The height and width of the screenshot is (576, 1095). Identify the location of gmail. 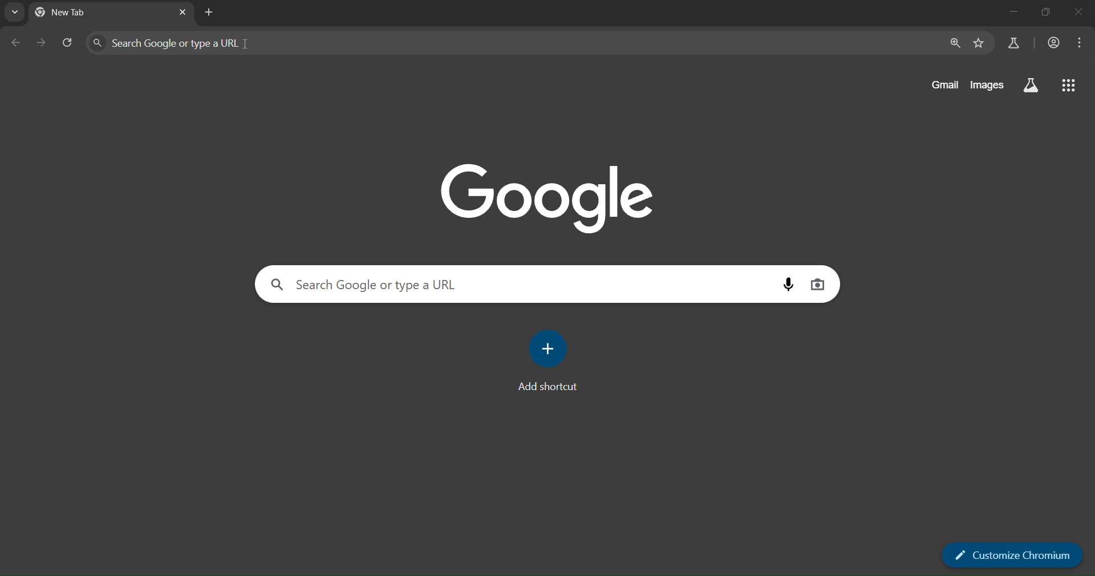
(943, 85).